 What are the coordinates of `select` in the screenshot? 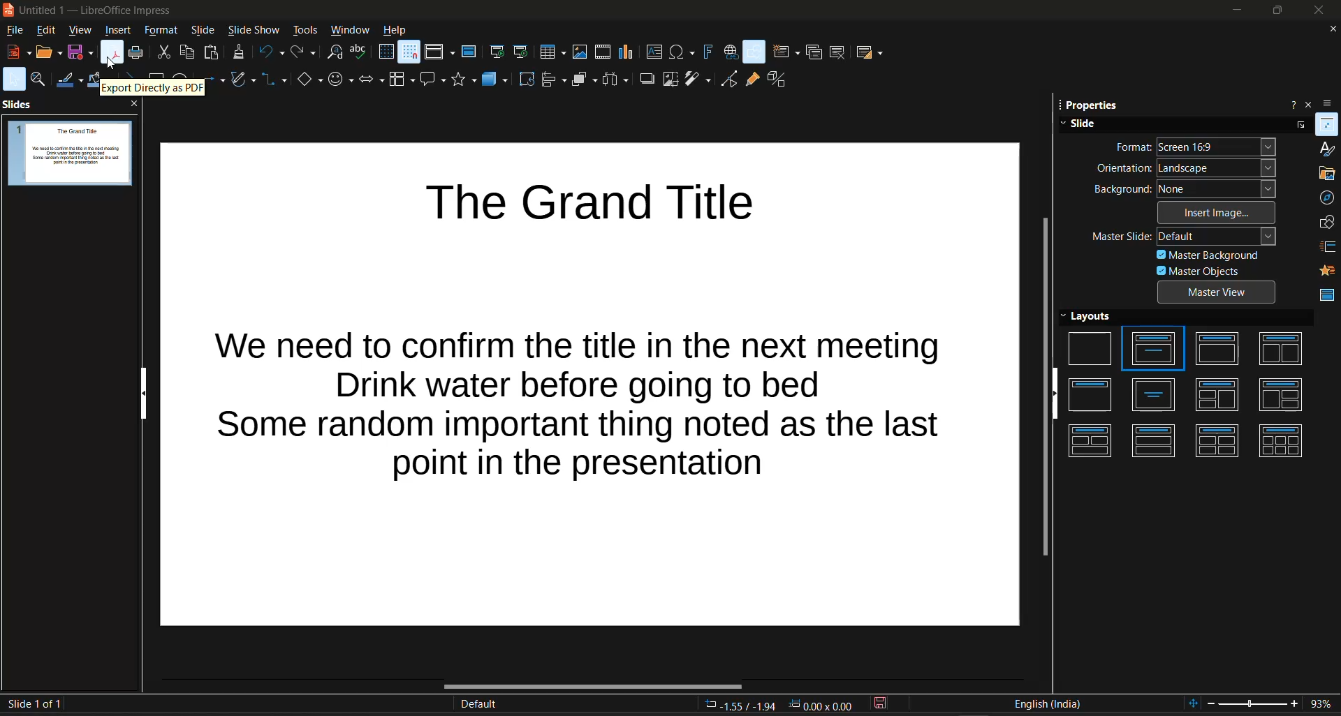 It's located at (16, 79).